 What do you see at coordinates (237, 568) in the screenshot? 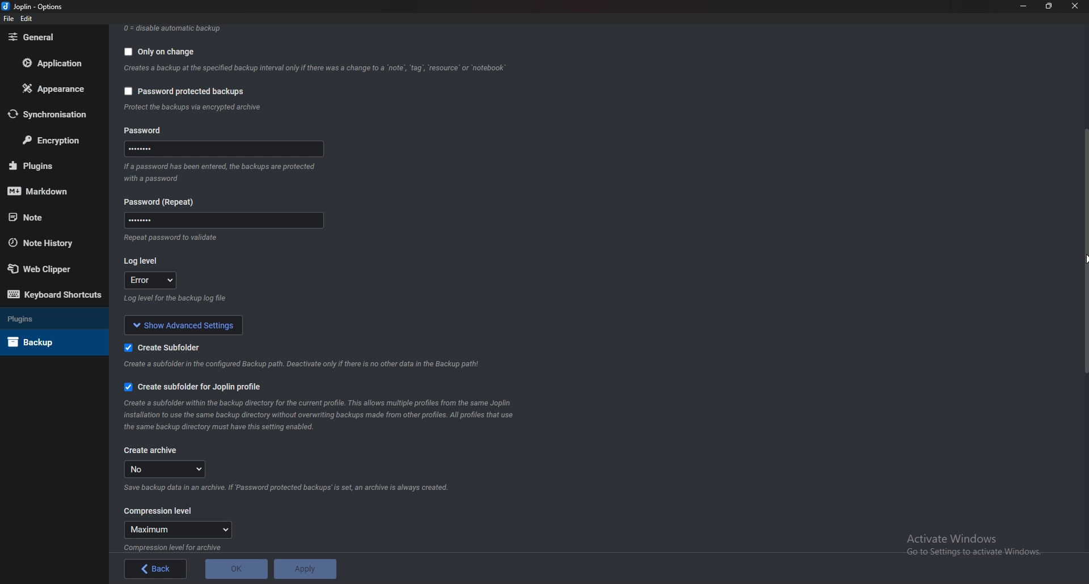
I see `O K` at bounding box center [237, 568].